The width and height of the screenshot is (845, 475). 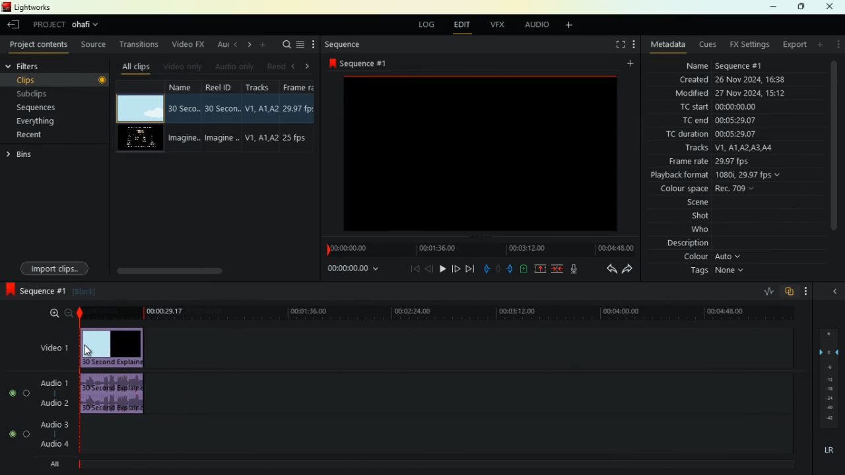 What do you see at coordinates (277, 66) in the screenshot?
I see `rend` at bounding box center [277, 66].